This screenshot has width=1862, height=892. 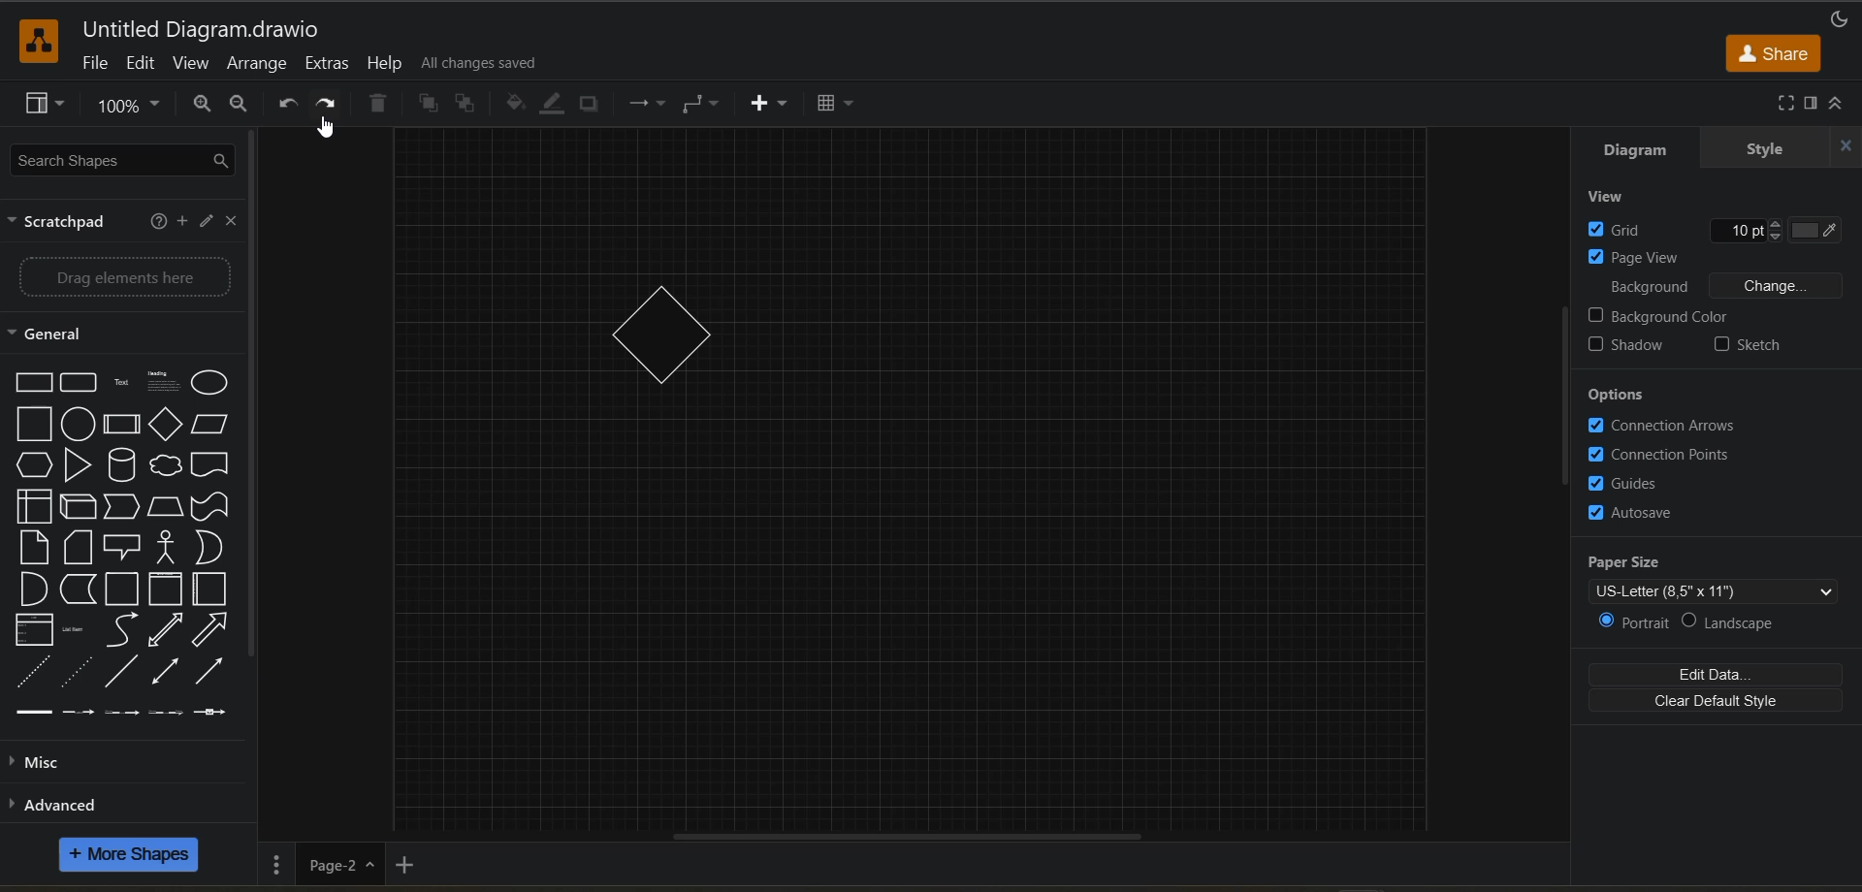 What do you see at coordinates (237, 103) in the screenshot?
I see `zoom out` at bounding box center [237, 103].